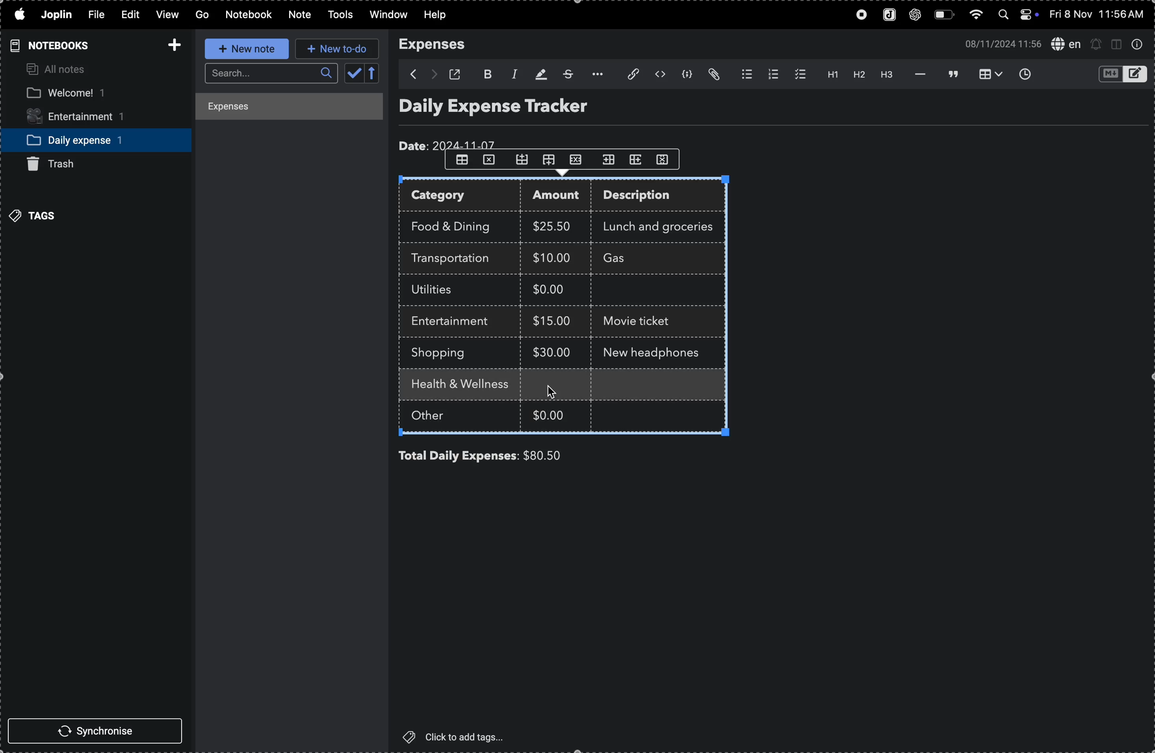 This screenshot has width=1155, height=753. Describe the element at coordinates (1096, 44) in the screenshot. I see `alerts` at that location.